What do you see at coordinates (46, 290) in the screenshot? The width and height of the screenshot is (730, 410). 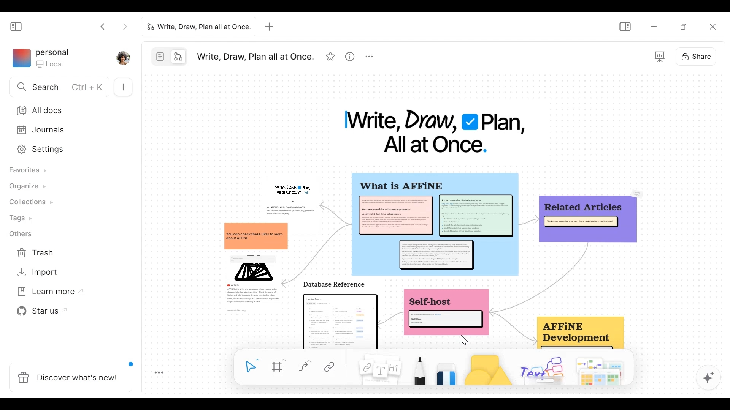 I see `Learn more` at bounding box center [46, 290].